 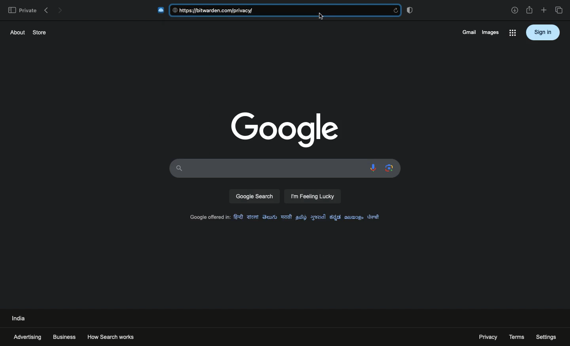 What do you see at coordinates (208, 218) in the screenshot?
I see `google offered in` at bounding box center [208, 218].